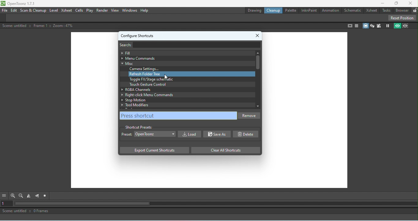 The width and height of the screenshot is (418, 221). Describe the element at coordinates (330, 9) in the screenshot. I see `Animation` at that location.